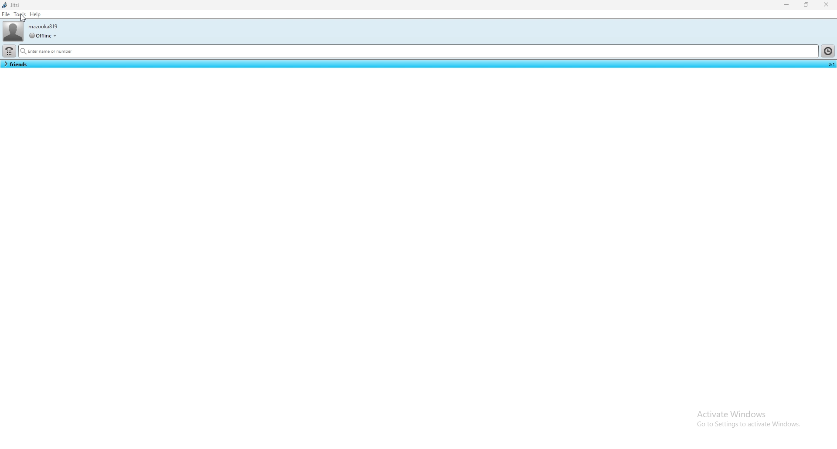  I want to click on cursor, so click(23, 19).